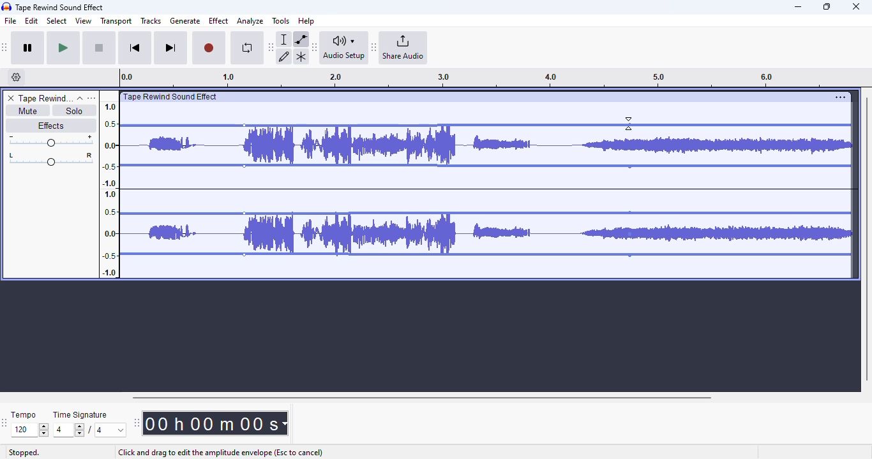 This screenshot has width=872, height=459. What do you see at coordinates (630, 124) in the screenshot?
I see `Control point` at bounding box center [630, 124].